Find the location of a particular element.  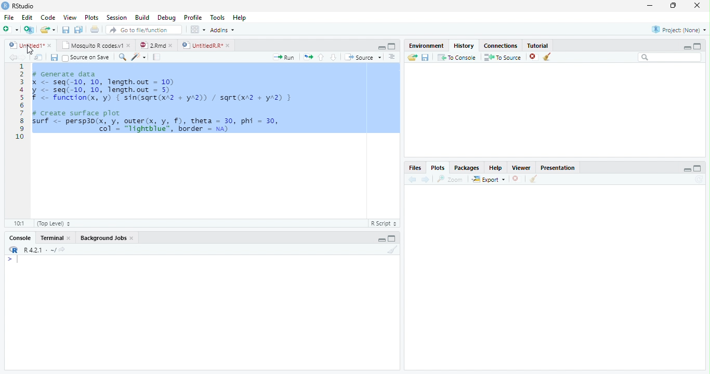

Session is located at coordinates (116, 18).